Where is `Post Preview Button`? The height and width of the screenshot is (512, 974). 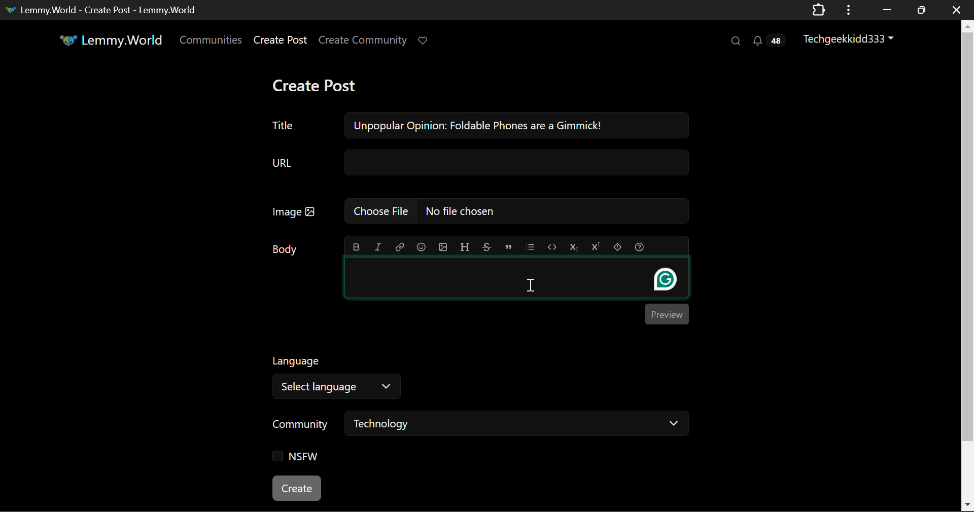
Post Preview Button is located at coordinates (666, 313).